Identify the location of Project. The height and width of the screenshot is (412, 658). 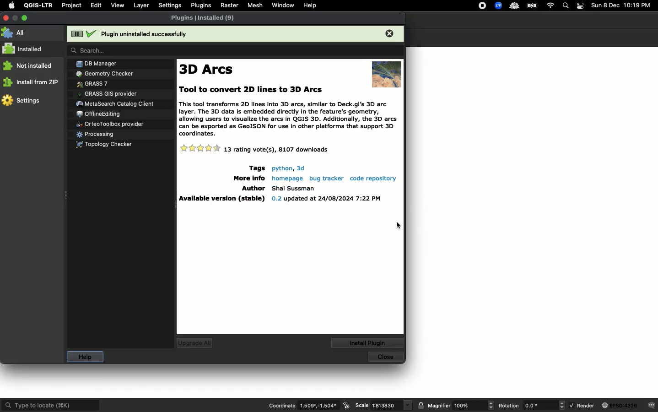
(71, 5).